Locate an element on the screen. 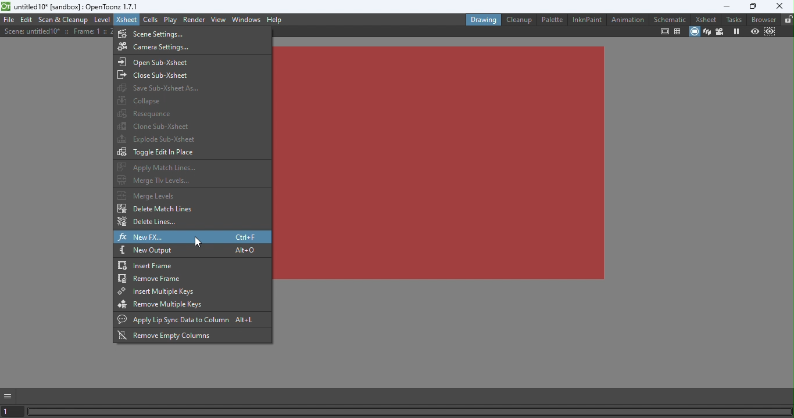 The image size is (794, 418). Edit is located at coordinates (27, 20).